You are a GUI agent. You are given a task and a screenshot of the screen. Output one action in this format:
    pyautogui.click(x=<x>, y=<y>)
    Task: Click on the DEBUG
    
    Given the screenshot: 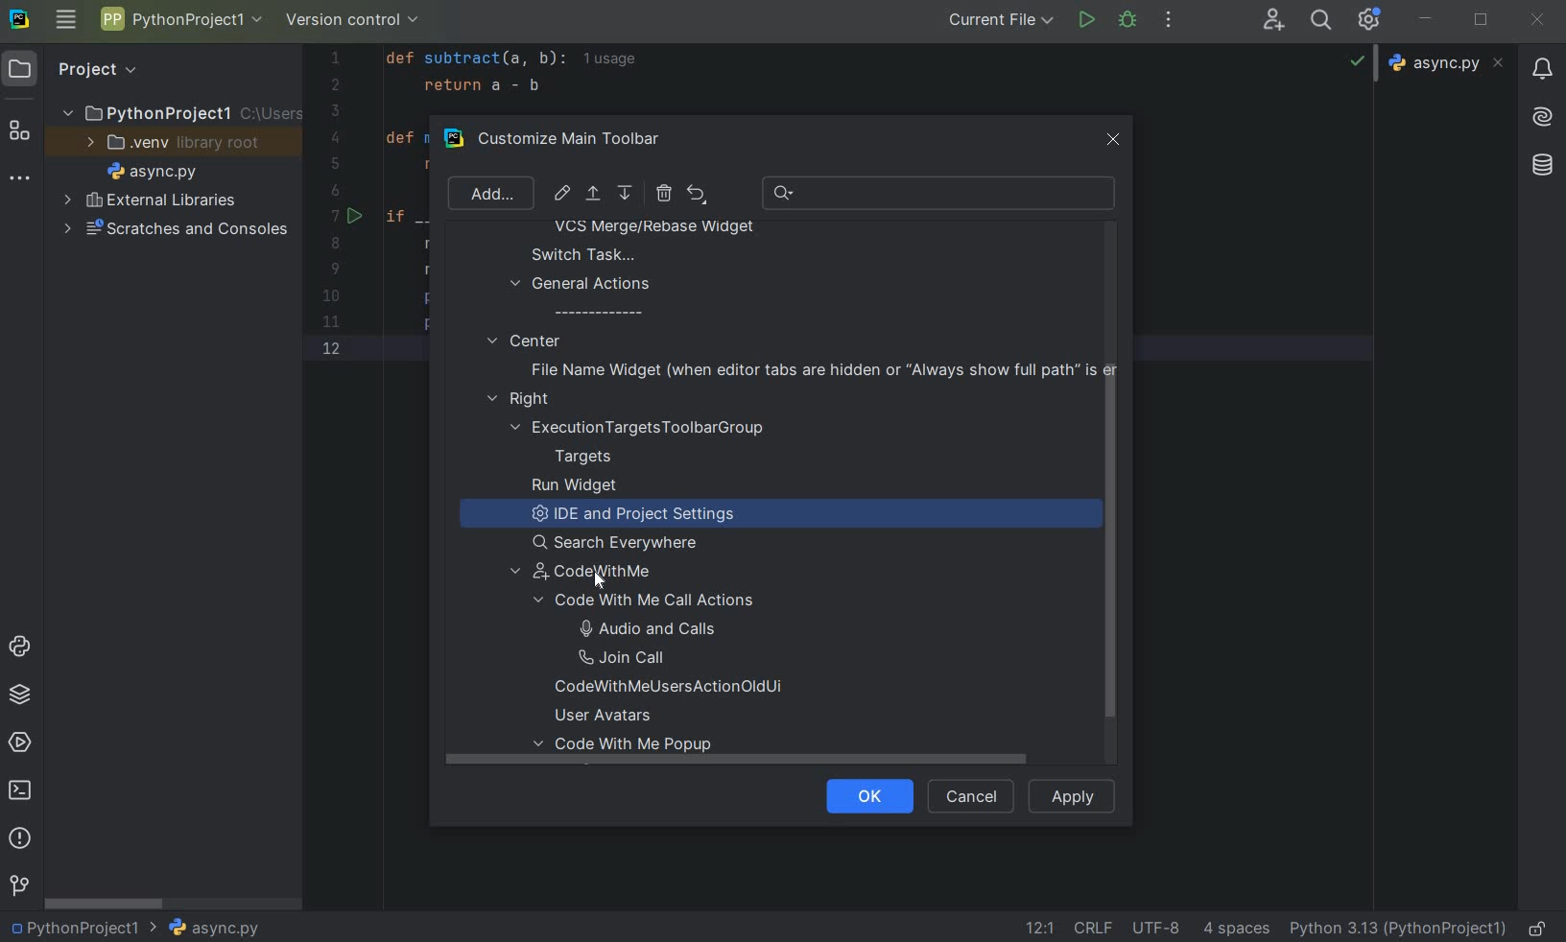 What is the action you would take?
    pyautogui.click(x=1131, y=23)
    